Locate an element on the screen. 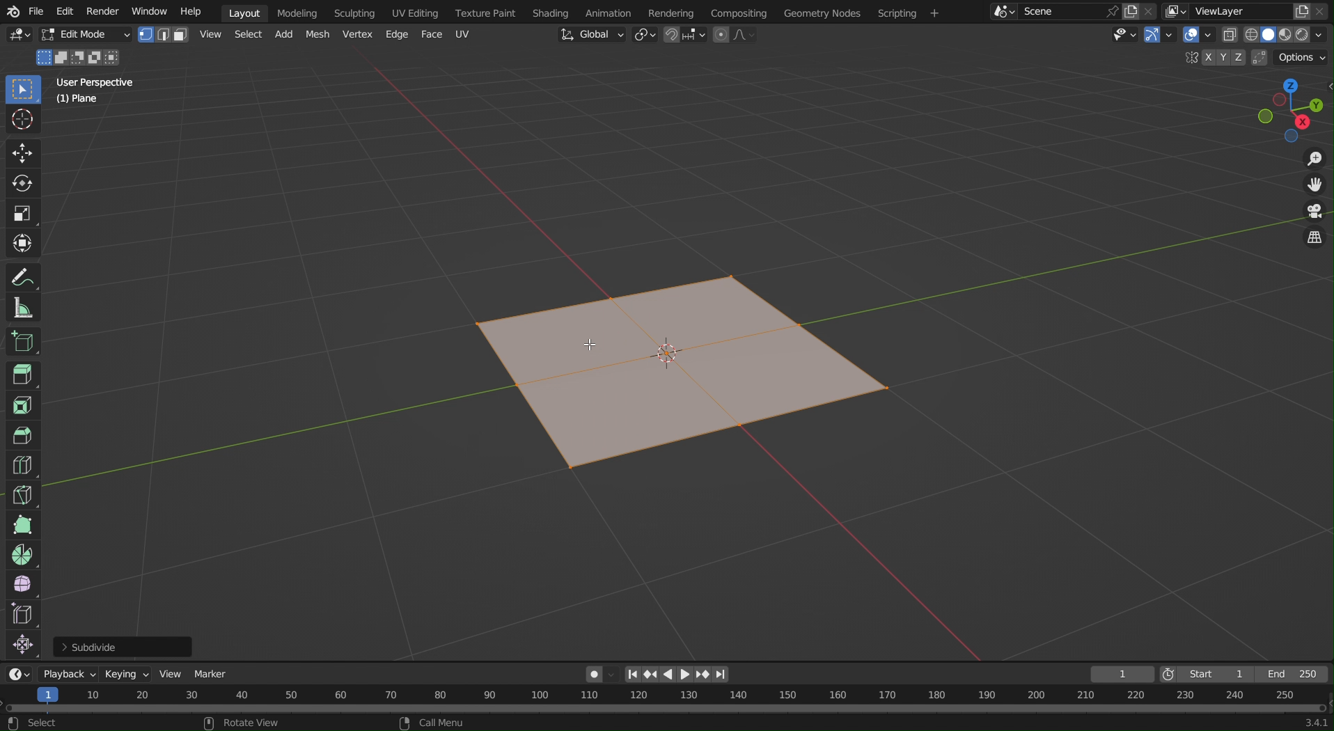  more scenes is located at coordinates (1003, 14).